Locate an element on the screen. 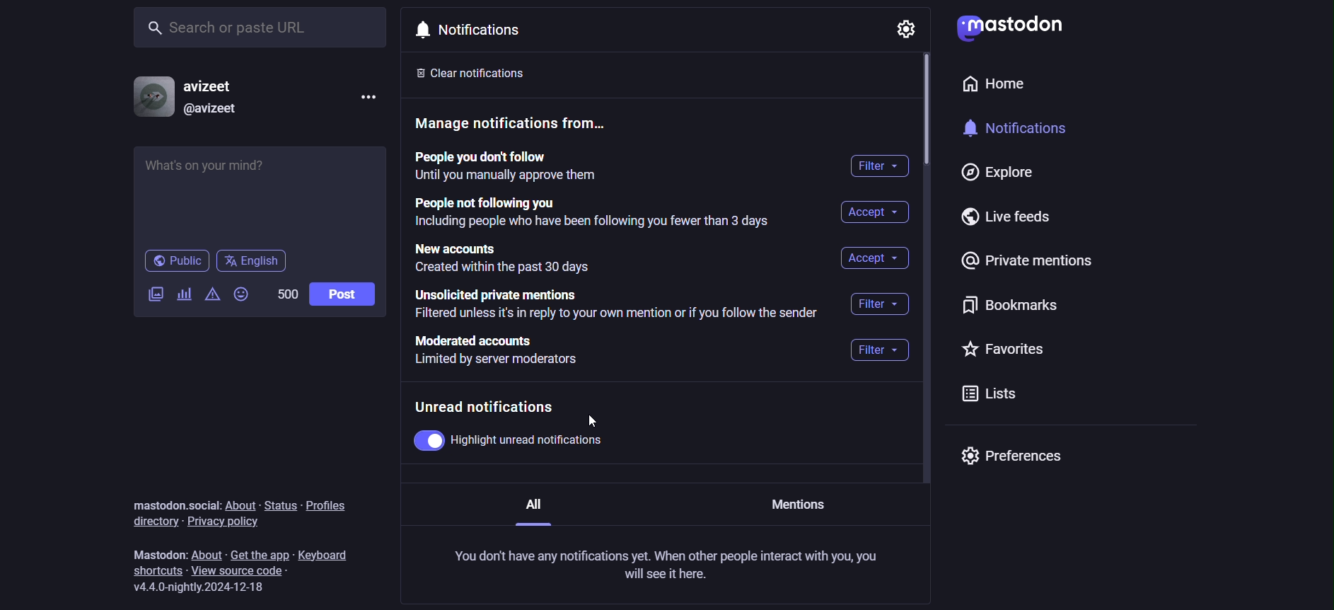 Image resolution: width=1334 pixels, height=610 pixels. Cursor is located at coordinates (596, 422).